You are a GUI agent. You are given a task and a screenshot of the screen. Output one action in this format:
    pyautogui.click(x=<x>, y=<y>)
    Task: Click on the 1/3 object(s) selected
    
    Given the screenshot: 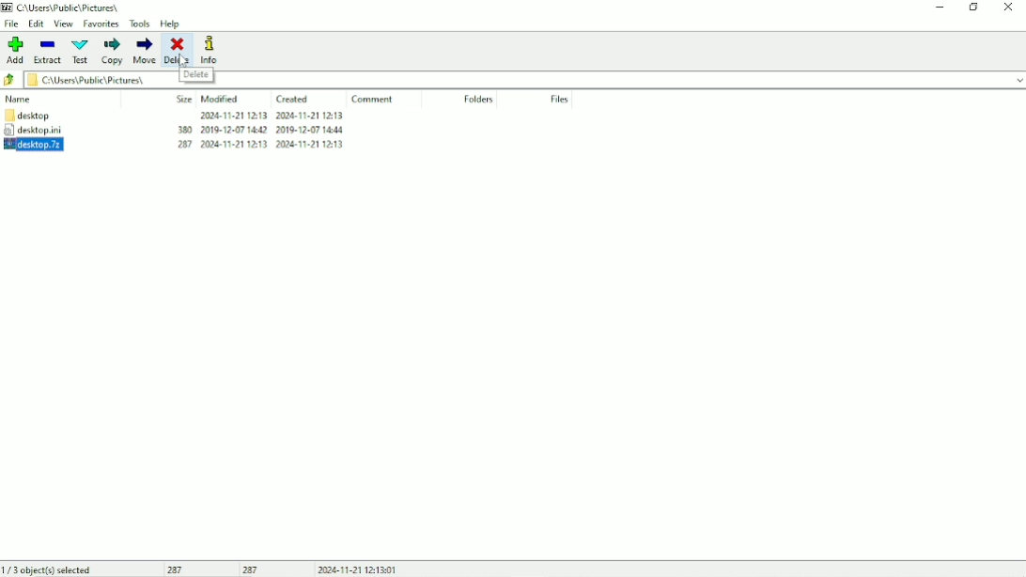 What is the action you would take?
    pyautogui.click(x=50, y=569)
    